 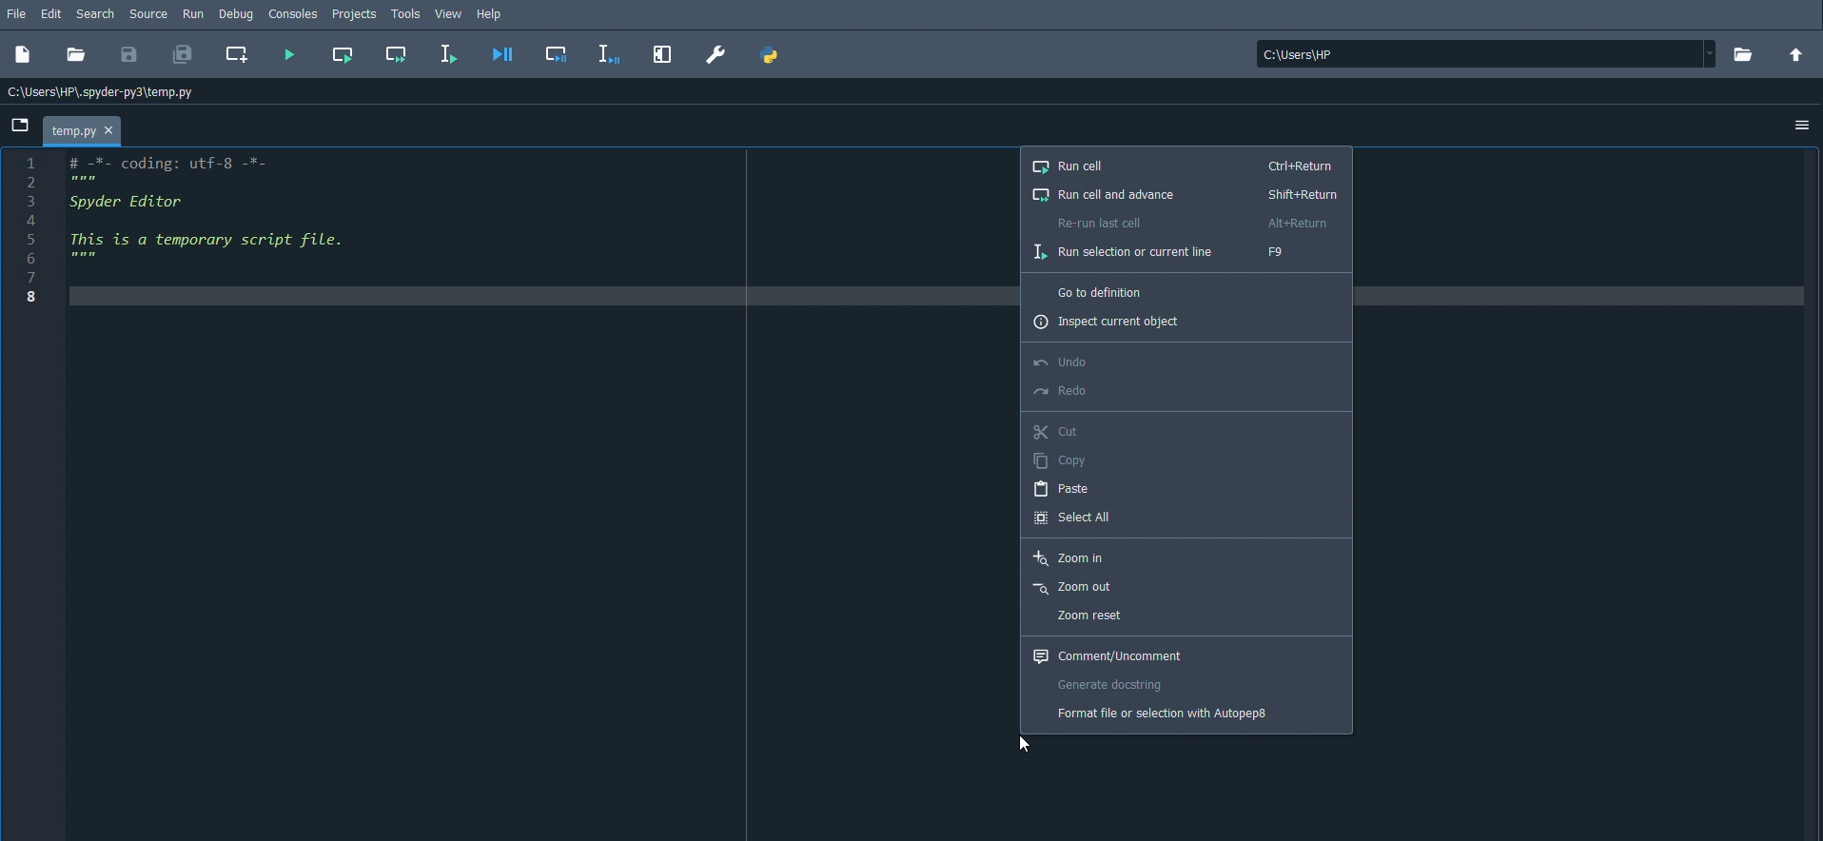 I want to click on Inspect current object, so click(x=1112, y=322).